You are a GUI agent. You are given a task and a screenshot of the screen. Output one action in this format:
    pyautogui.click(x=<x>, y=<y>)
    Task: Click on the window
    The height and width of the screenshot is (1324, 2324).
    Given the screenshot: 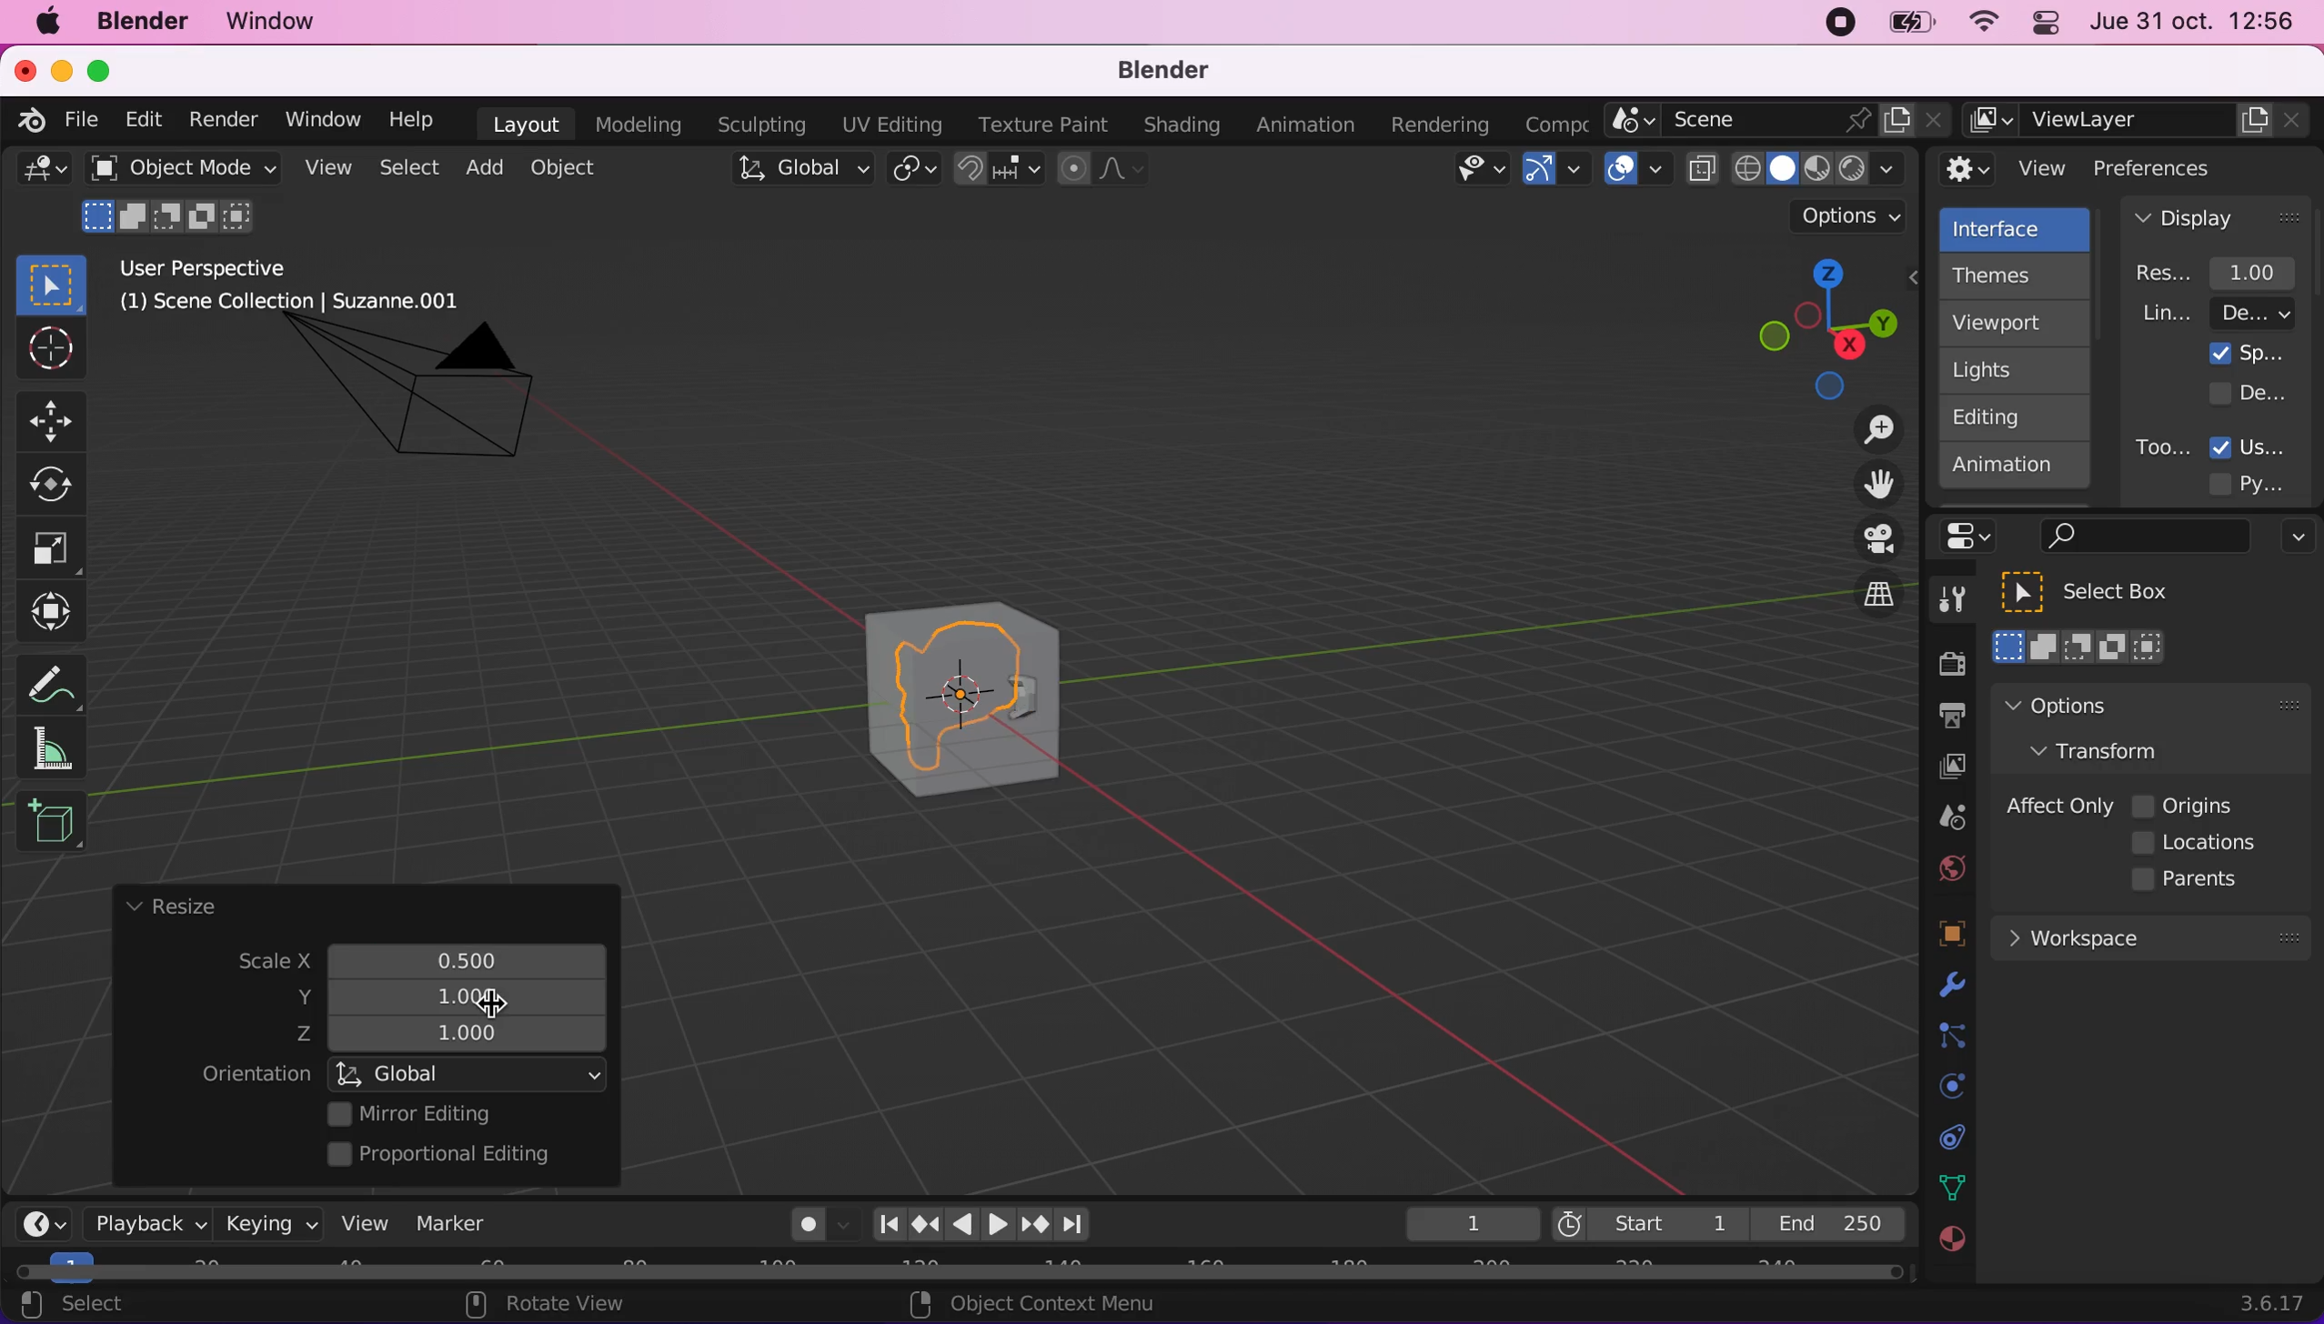 What is the action you would take?
    pyautogui.click(x=279, y=22)
    